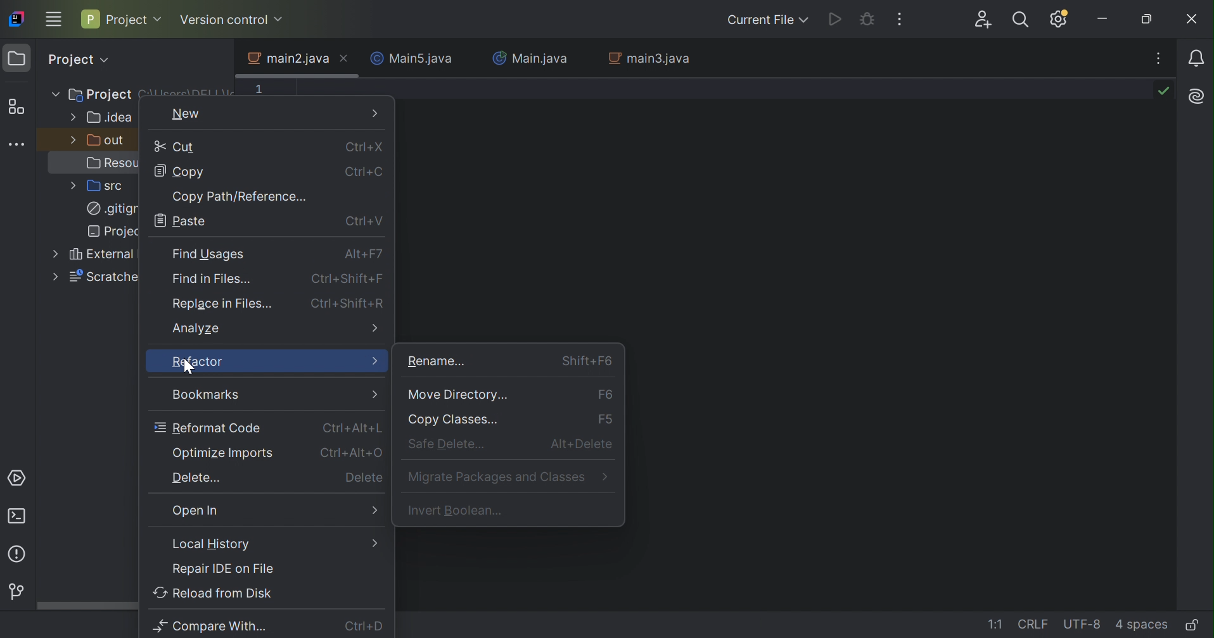  What do you see at coordinates (348, 306) in the screenshot?
I see `Ctrl+Shift+R` at bounding box center [348, 306].